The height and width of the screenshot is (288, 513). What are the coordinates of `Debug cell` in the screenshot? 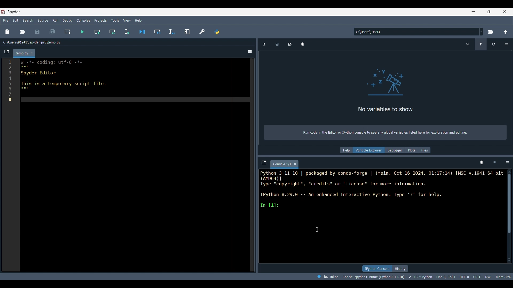 It's located at (157, 32).